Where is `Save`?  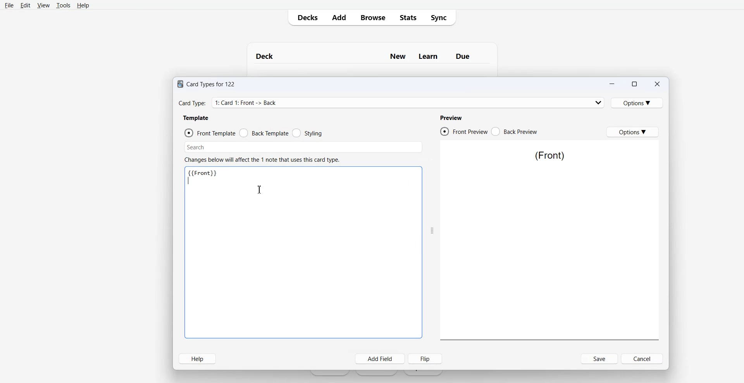 Save is located at coordinates (599, 359).